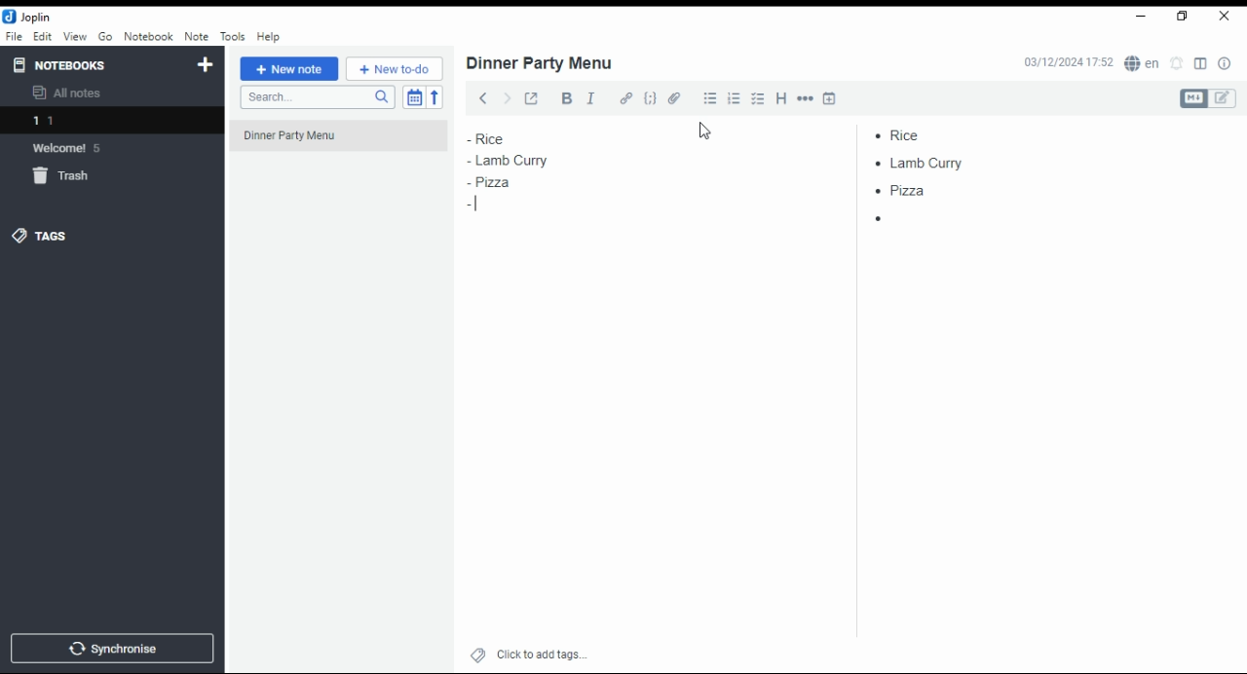 The width and height of the screenshot is (1247, 674). What do you see at coordinates (1142, 17) in the screenshot?
I see `minimize` at bounding box center [1142, 17].